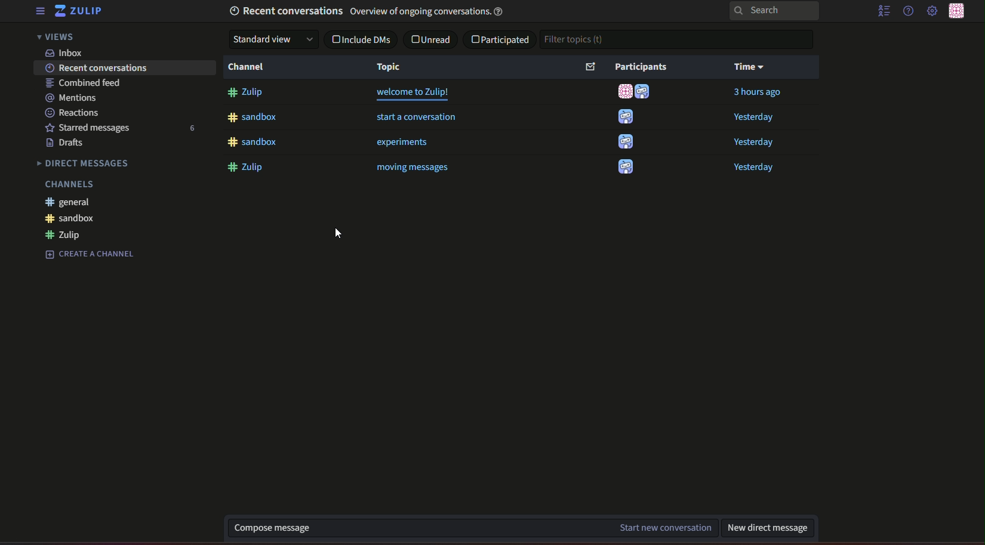  What do you see at coordinates (626, 142) in the screenshot?
I see `icon` at bounding box center [626, 142].